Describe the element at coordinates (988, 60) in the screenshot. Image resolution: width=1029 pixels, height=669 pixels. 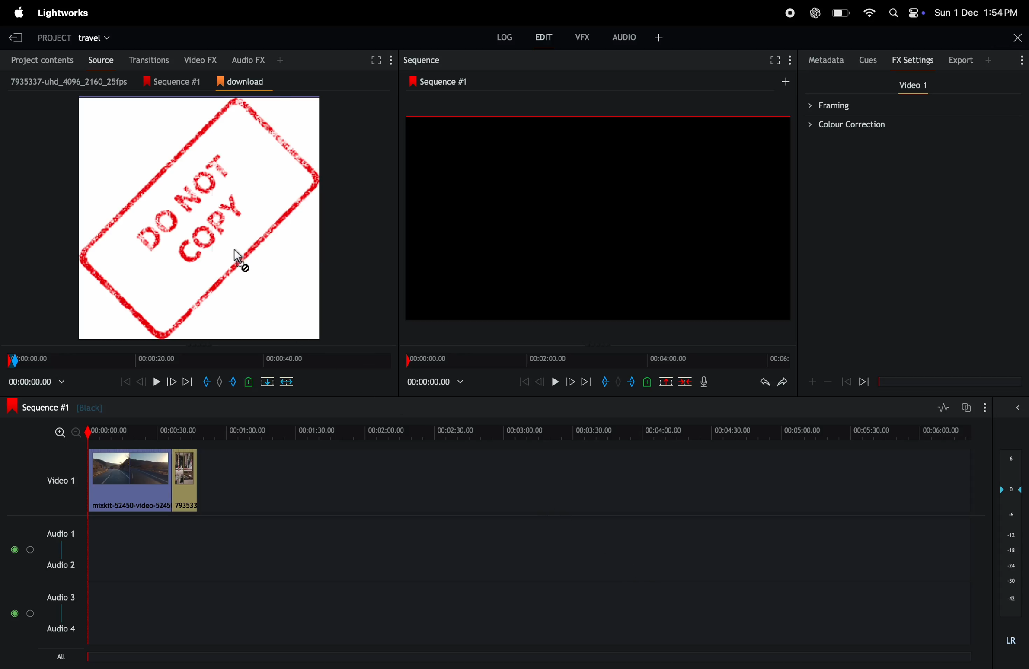
I see `Add` at that location.